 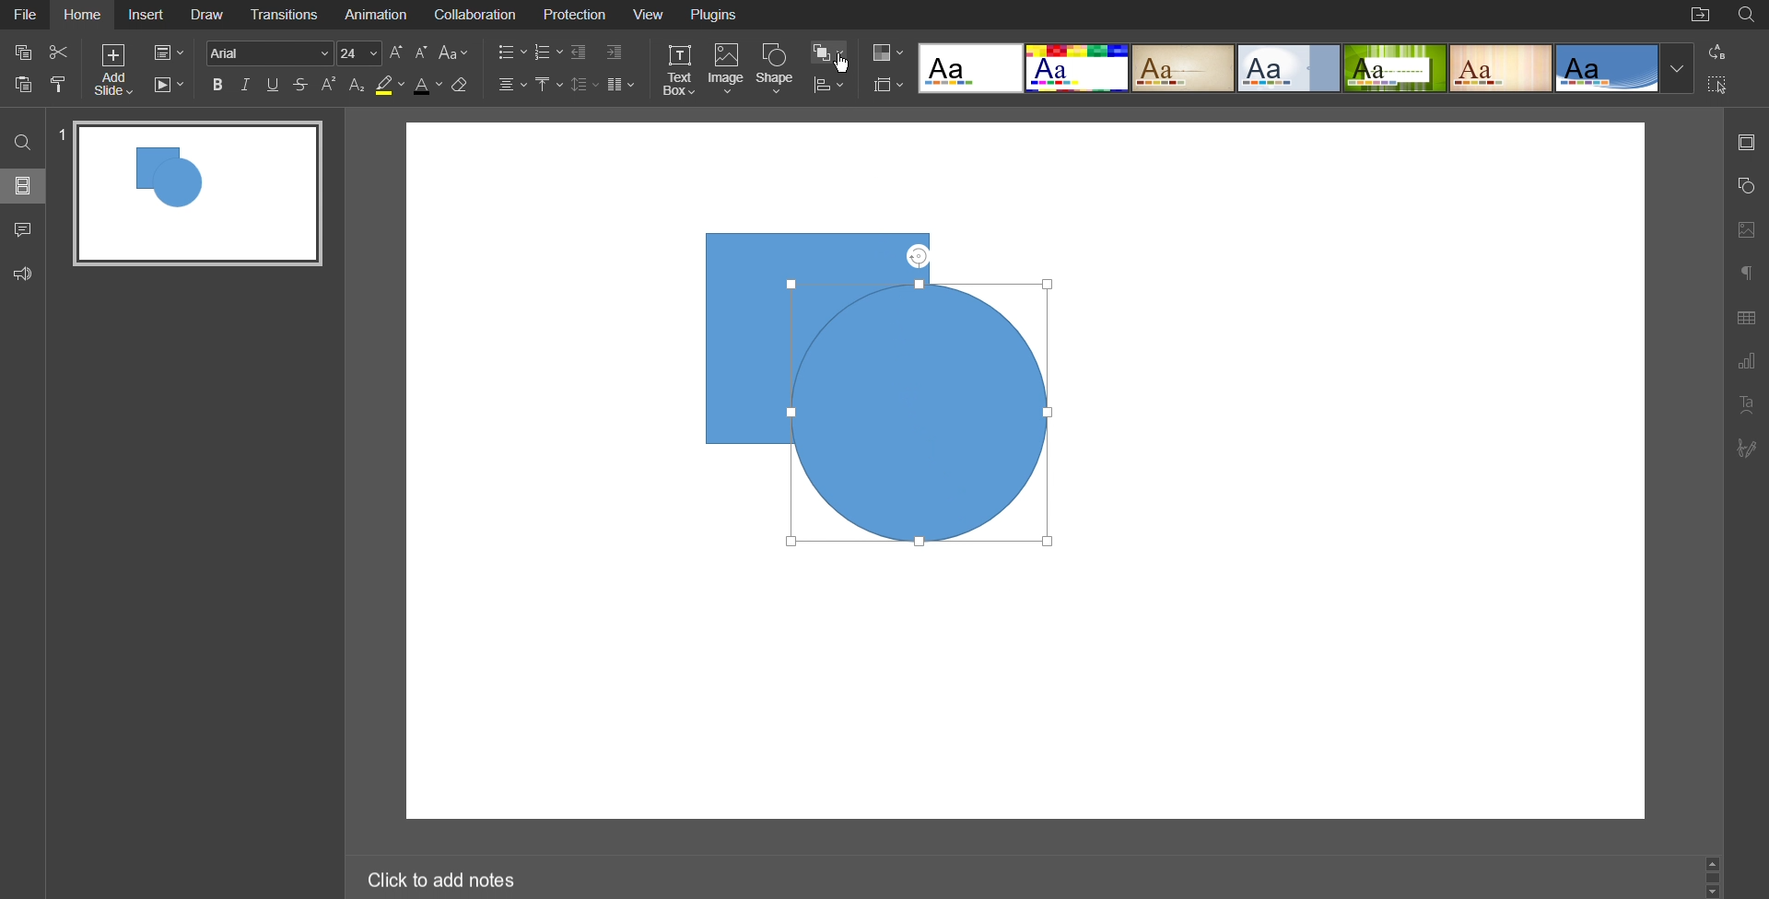 What do you see at coordinates (21, 231) in the screenshot?
I see `Comments` at bounding box center [21, 231].